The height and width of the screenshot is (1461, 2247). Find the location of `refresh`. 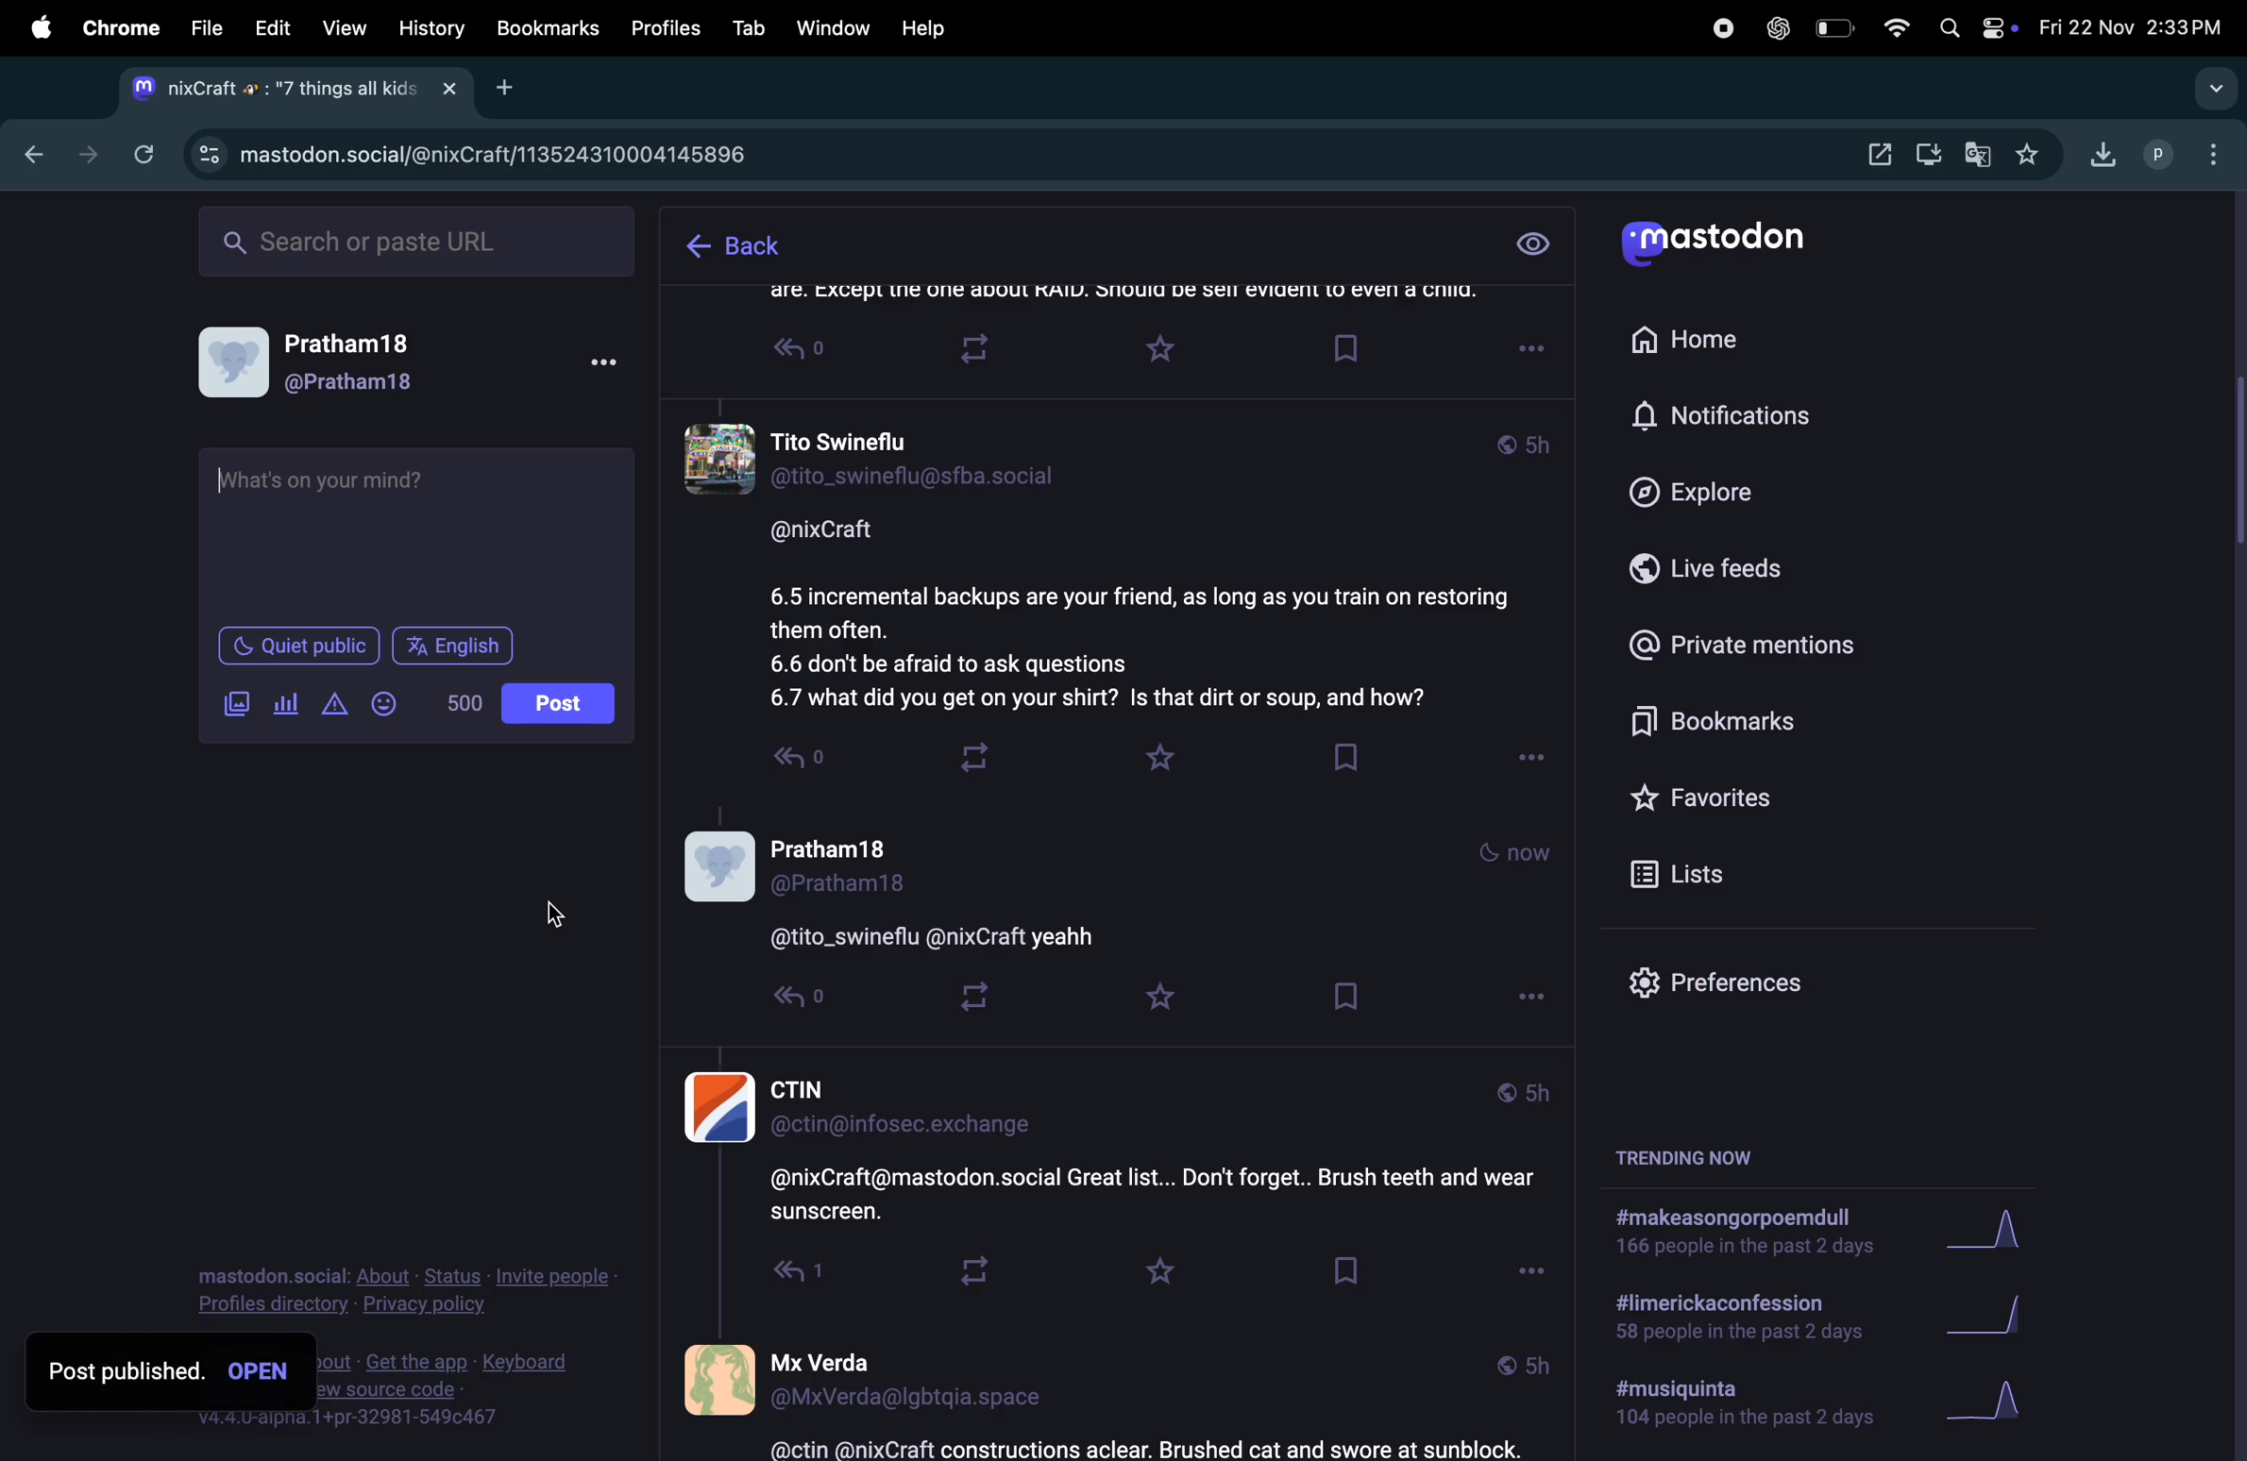

refresh is located at coordinates (144, 155).